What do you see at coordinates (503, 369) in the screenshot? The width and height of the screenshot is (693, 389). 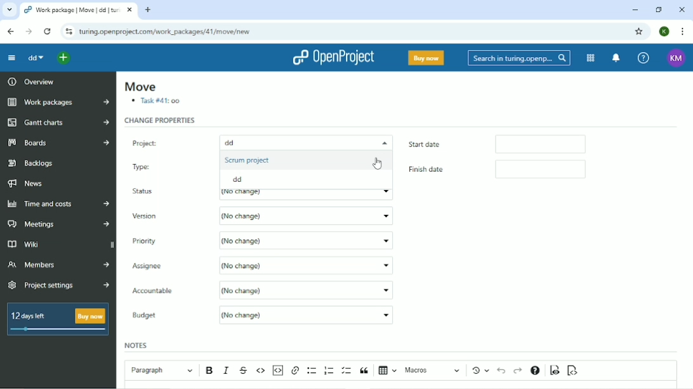 I see `Udo` at bounding box center [503, 369].